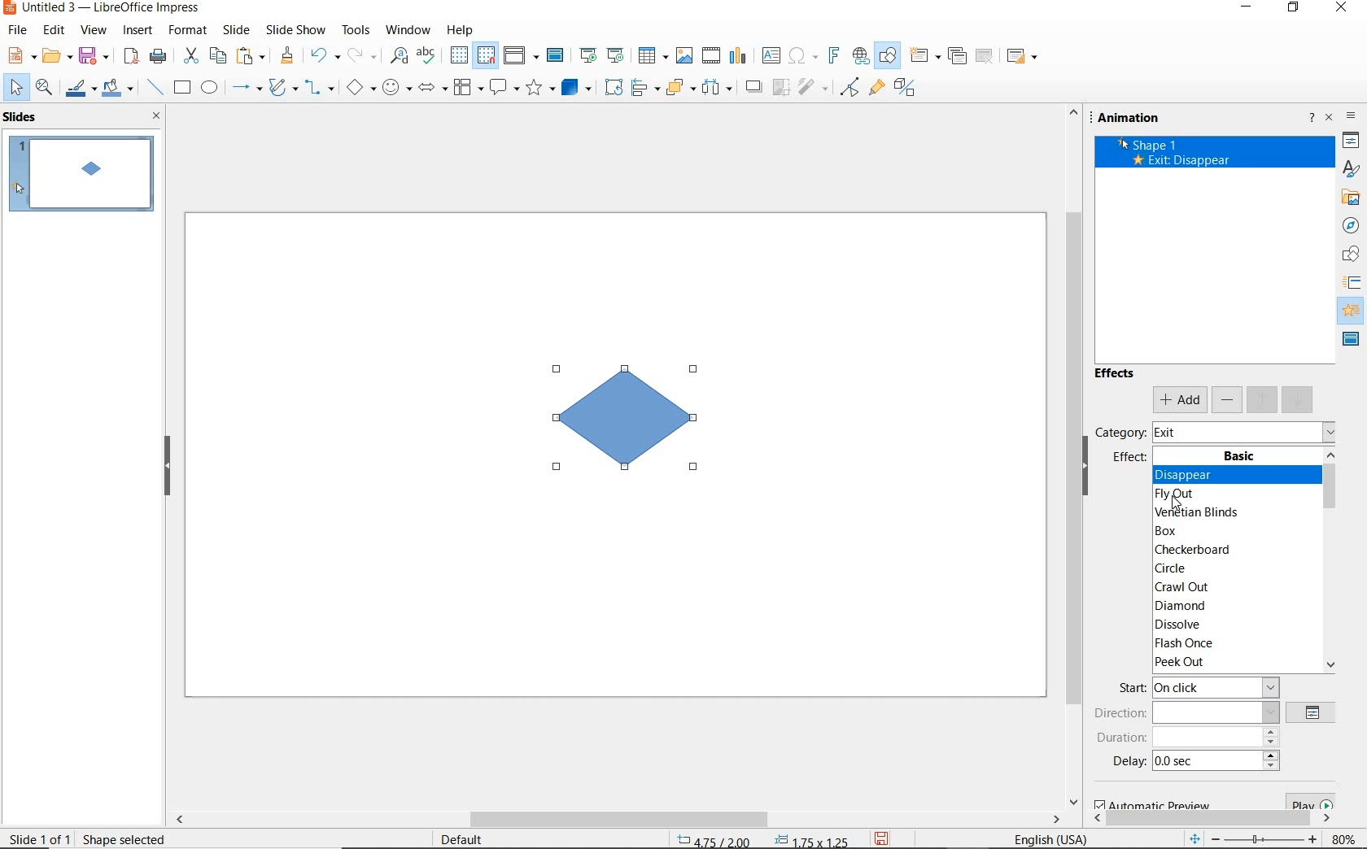 The width and height of the screenshot is (1367, 849). I want to click on delete slides, so click(985, 56).